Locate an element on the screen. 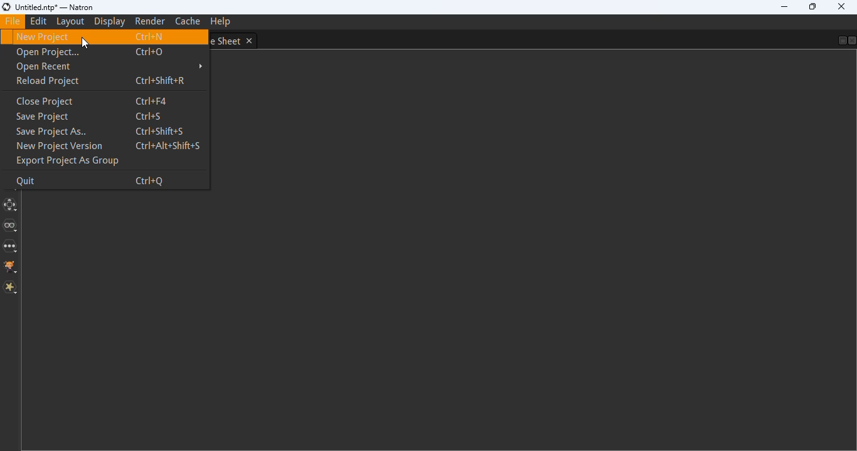 The height and width of the screenshot is (451, 857). new project version is located at coordinates (109, 147).